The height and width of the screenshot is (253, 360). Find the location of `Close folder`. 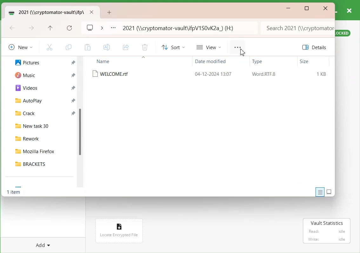

Close folder is located at coordinates (91, 12).